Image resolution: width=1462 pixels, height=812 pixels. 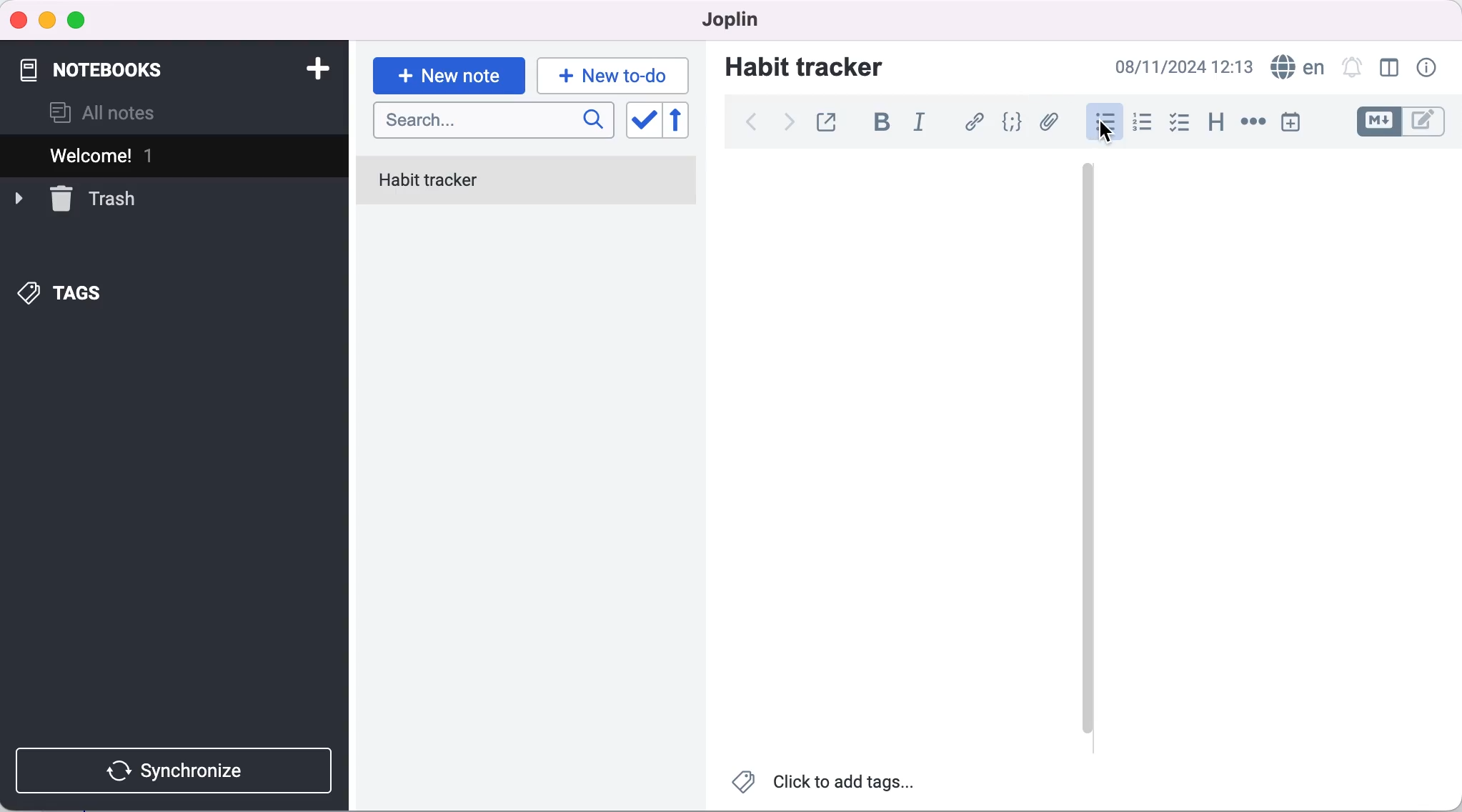 I want to click on typing, so click(x=613, y=75).